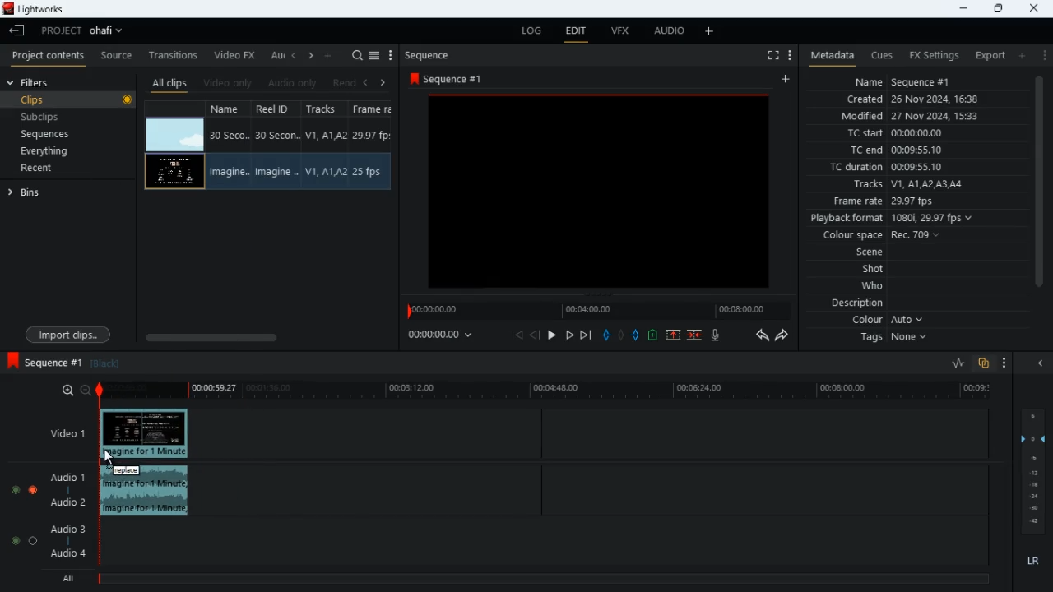  I want to click on more, so click(1000, 362).